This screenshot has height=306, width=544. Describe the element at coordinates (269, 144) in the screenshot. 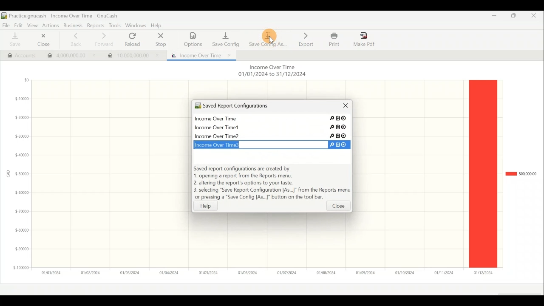

I see `Report 4` at that location.